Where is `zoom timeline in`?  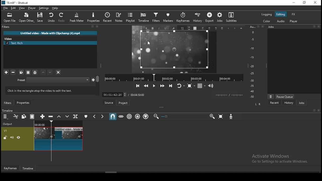
zoom timeline in is located at coordinates (212, 116).